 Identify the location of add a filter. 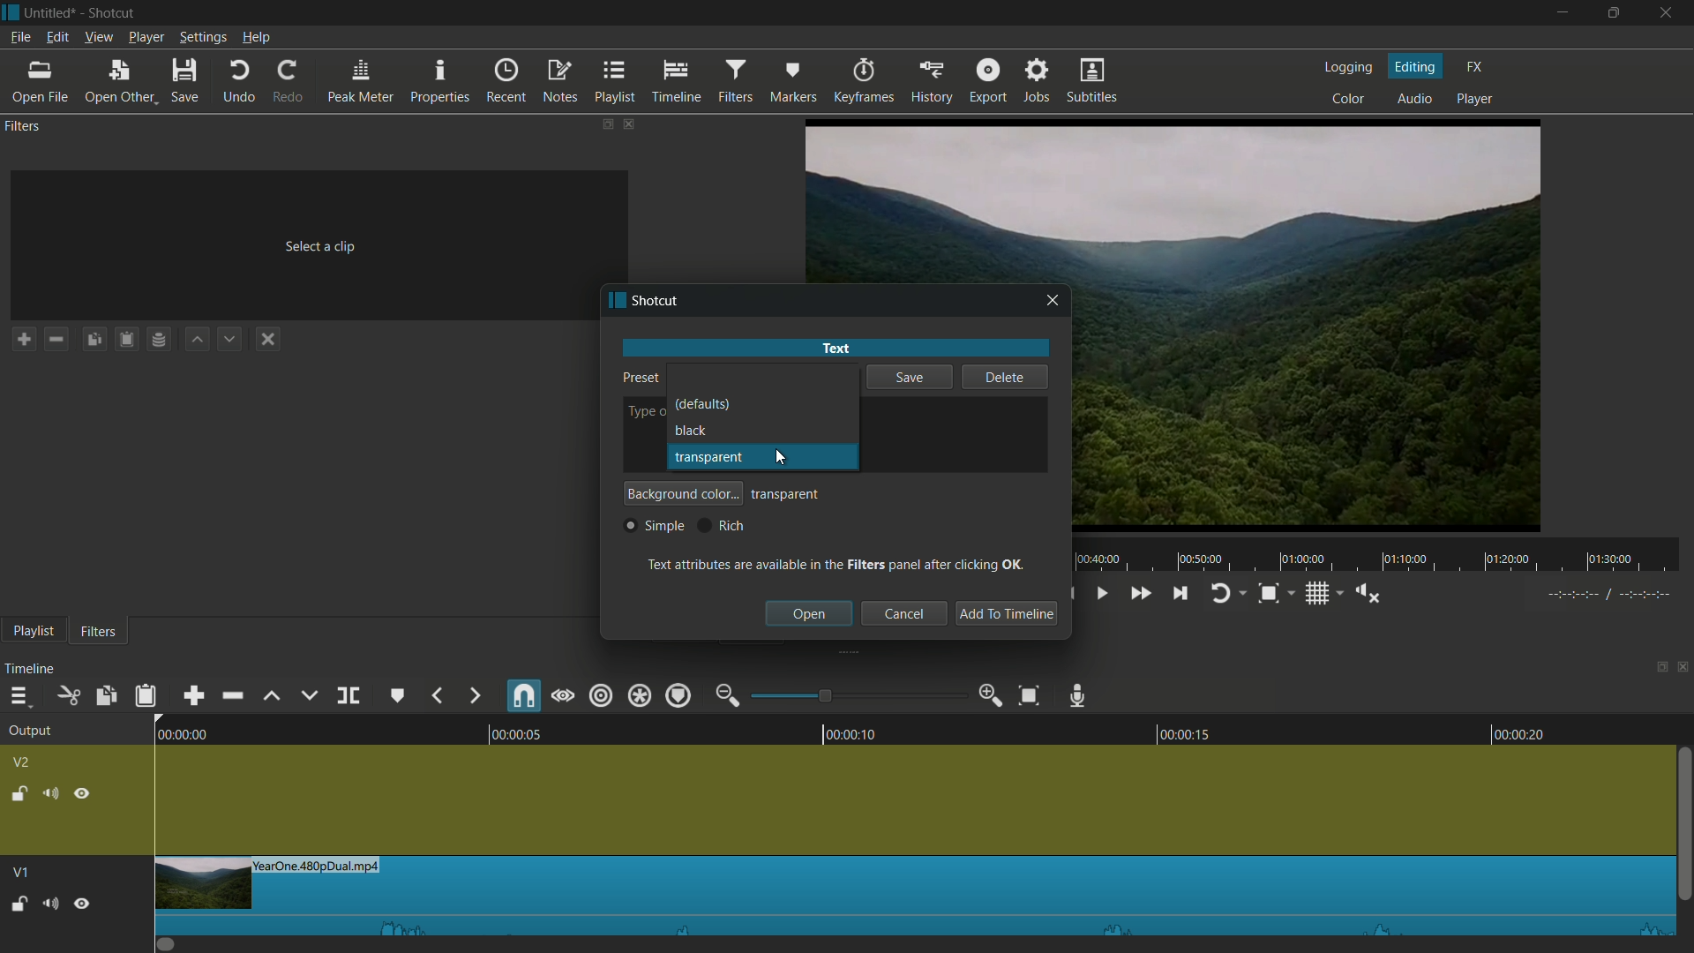
(23, 339).